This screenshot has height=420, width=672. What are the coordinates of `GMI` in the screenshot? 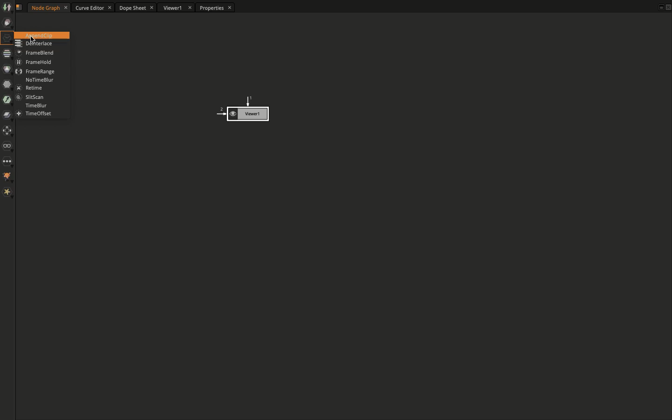 It's located at (8, 177).